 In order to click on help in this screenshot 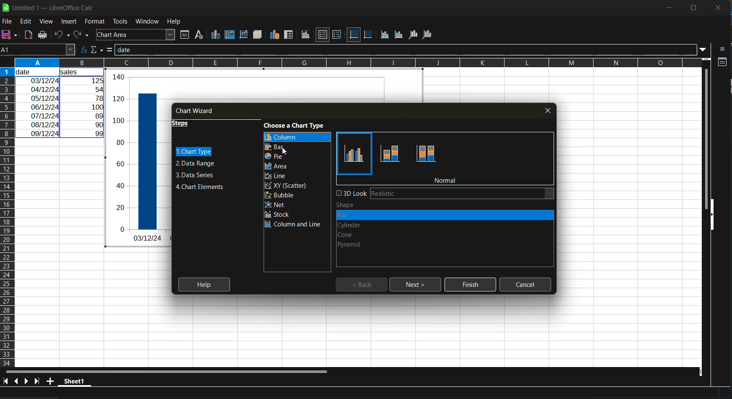, I will do `click(202, 284)`.